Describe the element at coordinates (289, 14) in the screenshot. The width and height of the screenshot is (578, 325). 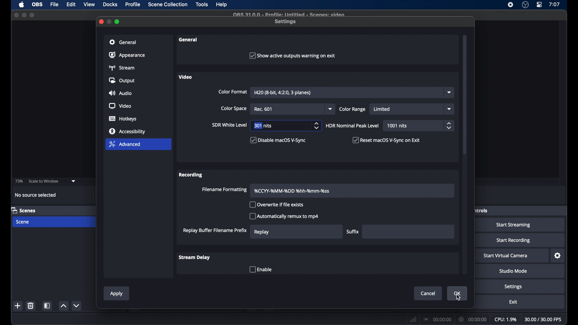
I see `file name` at that location.